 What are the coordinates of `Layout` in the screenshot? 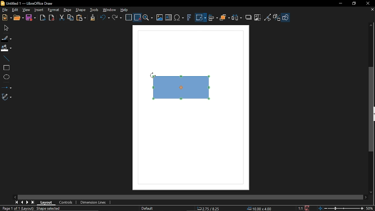 It's located at (46, 202).